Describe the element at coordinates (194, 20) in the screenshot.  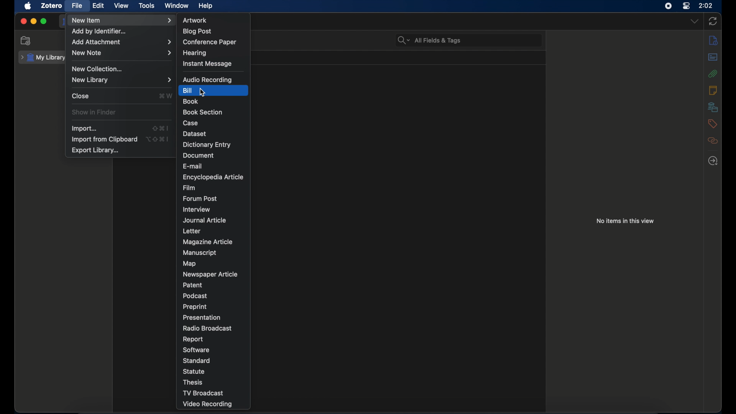
I see `artwork` at that location.